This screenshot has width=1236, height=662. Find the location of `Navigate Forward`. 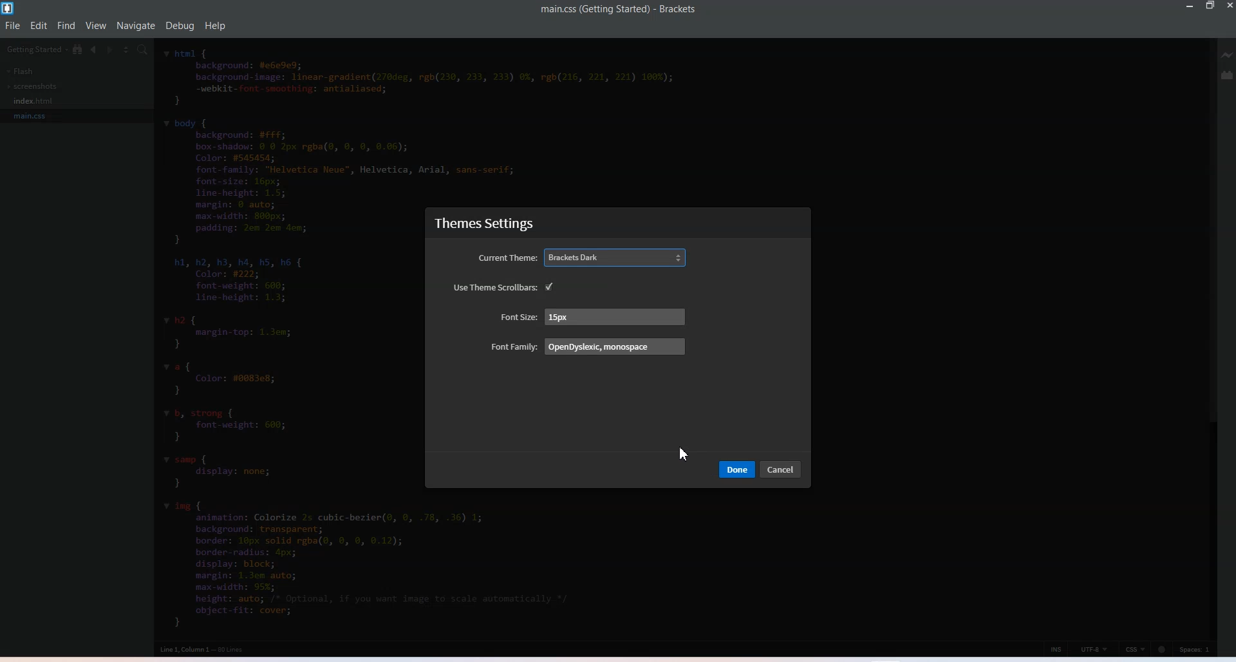

Navigate Forward is located at coordinates (111, 50).